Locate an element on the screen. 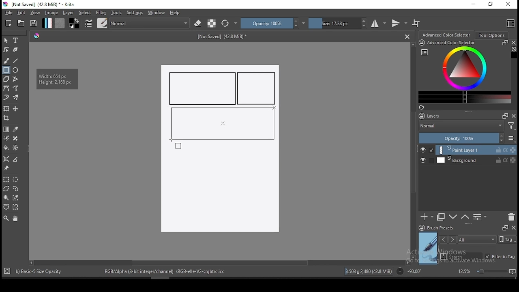 This screenshot has height=292, width=519. Hue is located at coordinates (36, 36).